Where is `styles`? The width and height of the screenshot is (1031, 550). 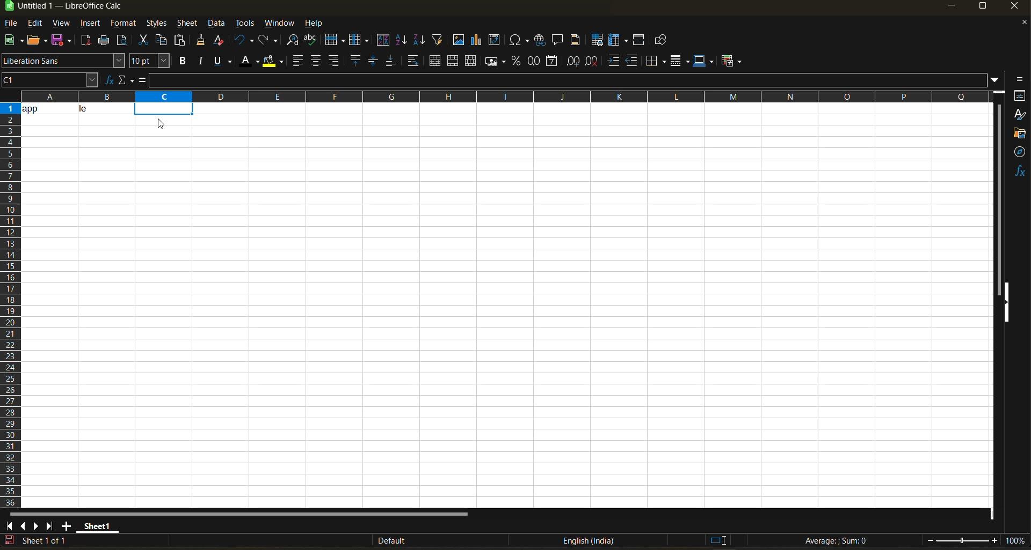 styles is located at coordinates (1019, 115).